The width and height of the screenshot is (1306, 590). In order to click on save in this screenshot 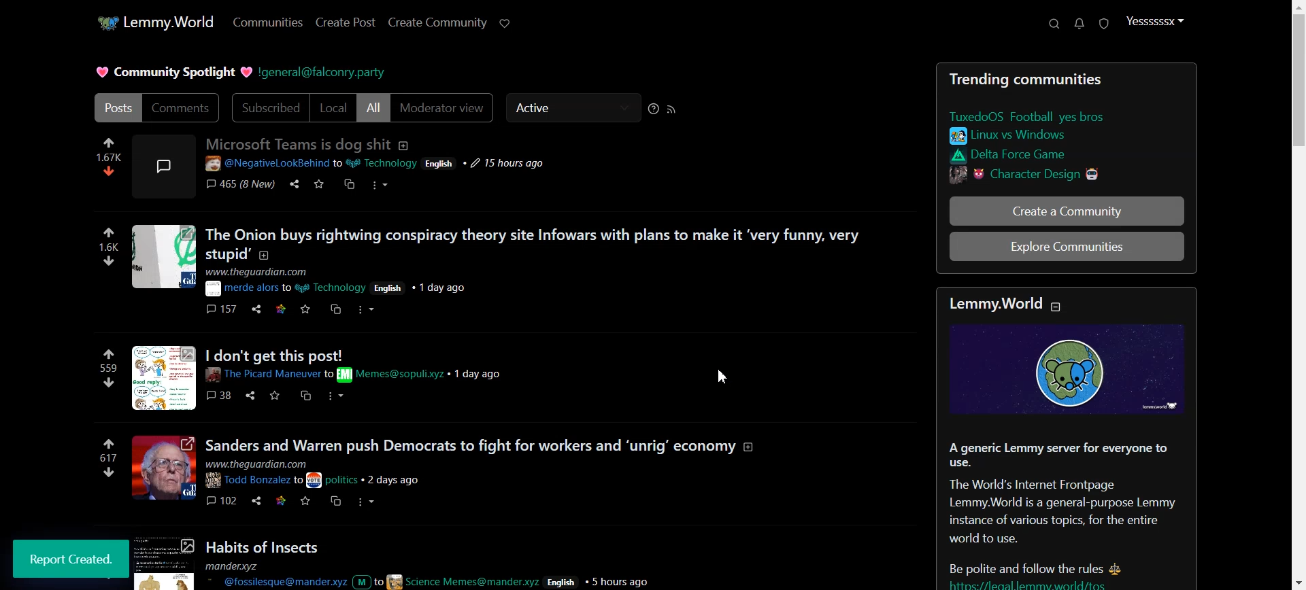, I will do `click(275, 396)`.